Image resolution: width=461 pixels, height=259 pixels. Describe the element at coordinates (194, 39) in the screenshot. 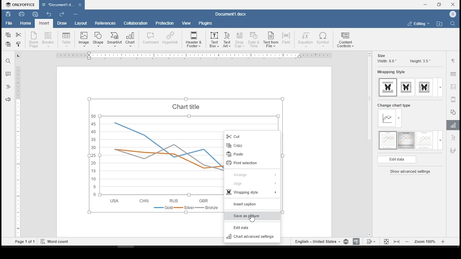

I see `header & footer` at that location.